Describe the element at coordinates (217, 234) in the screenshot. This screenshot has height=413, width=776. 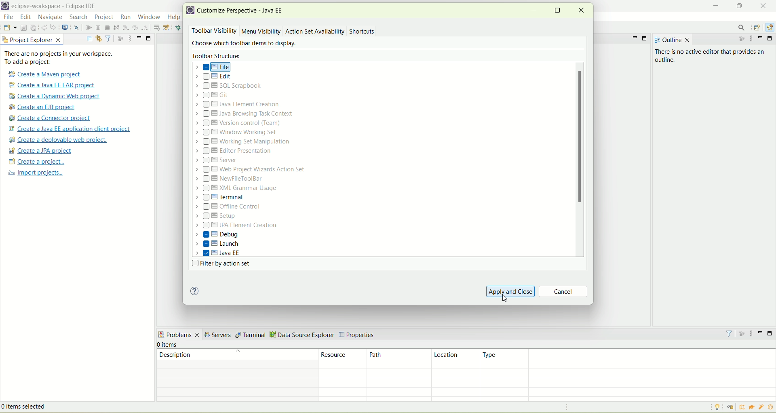
I see `debug` at that location.